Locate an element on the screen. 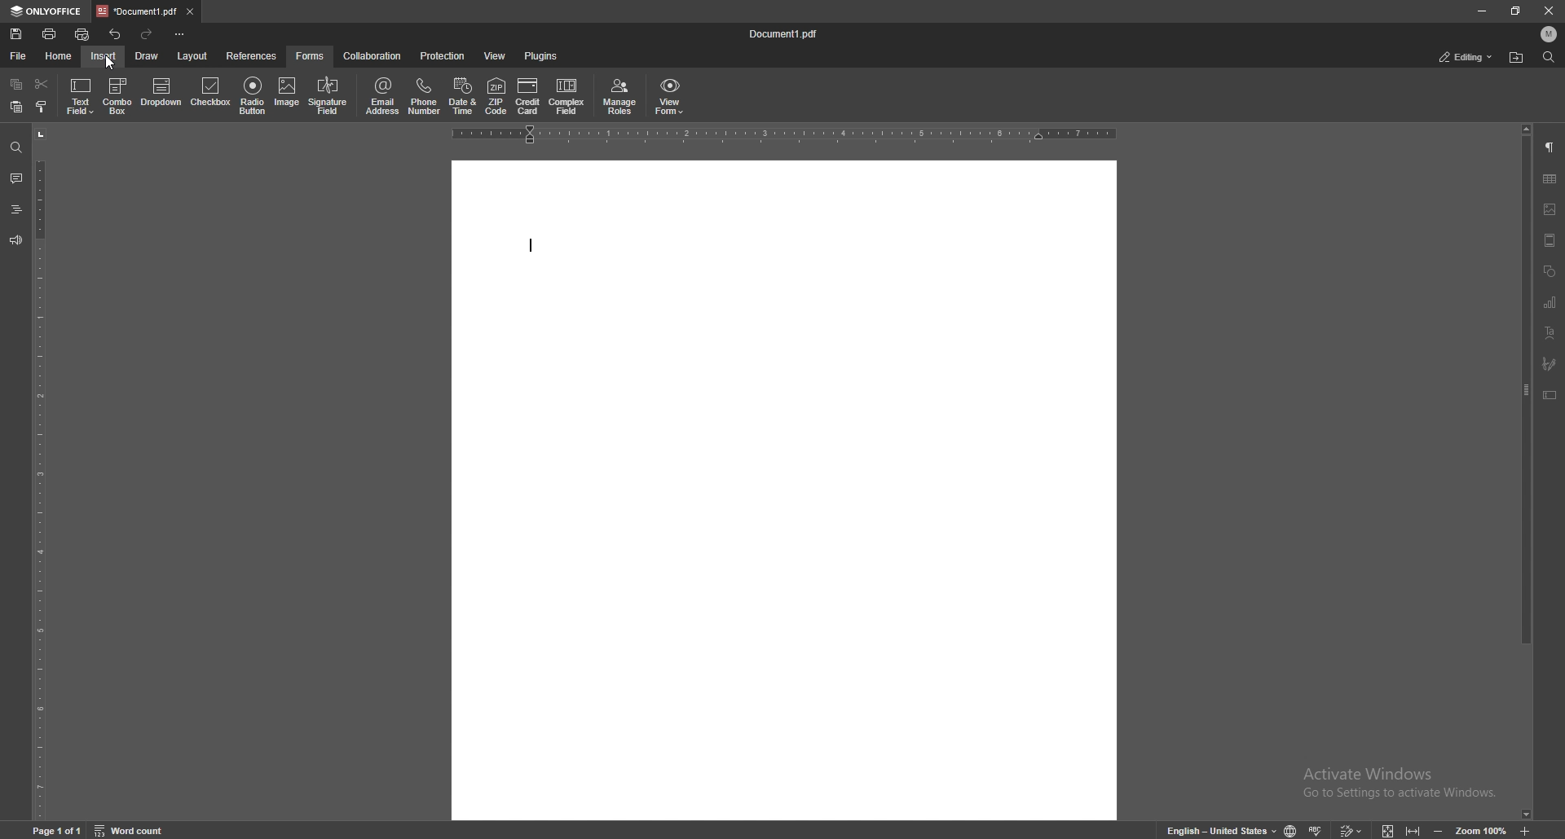 The width and height of the screenshot is (1565, 839). image is located at coordinates (287, 93).